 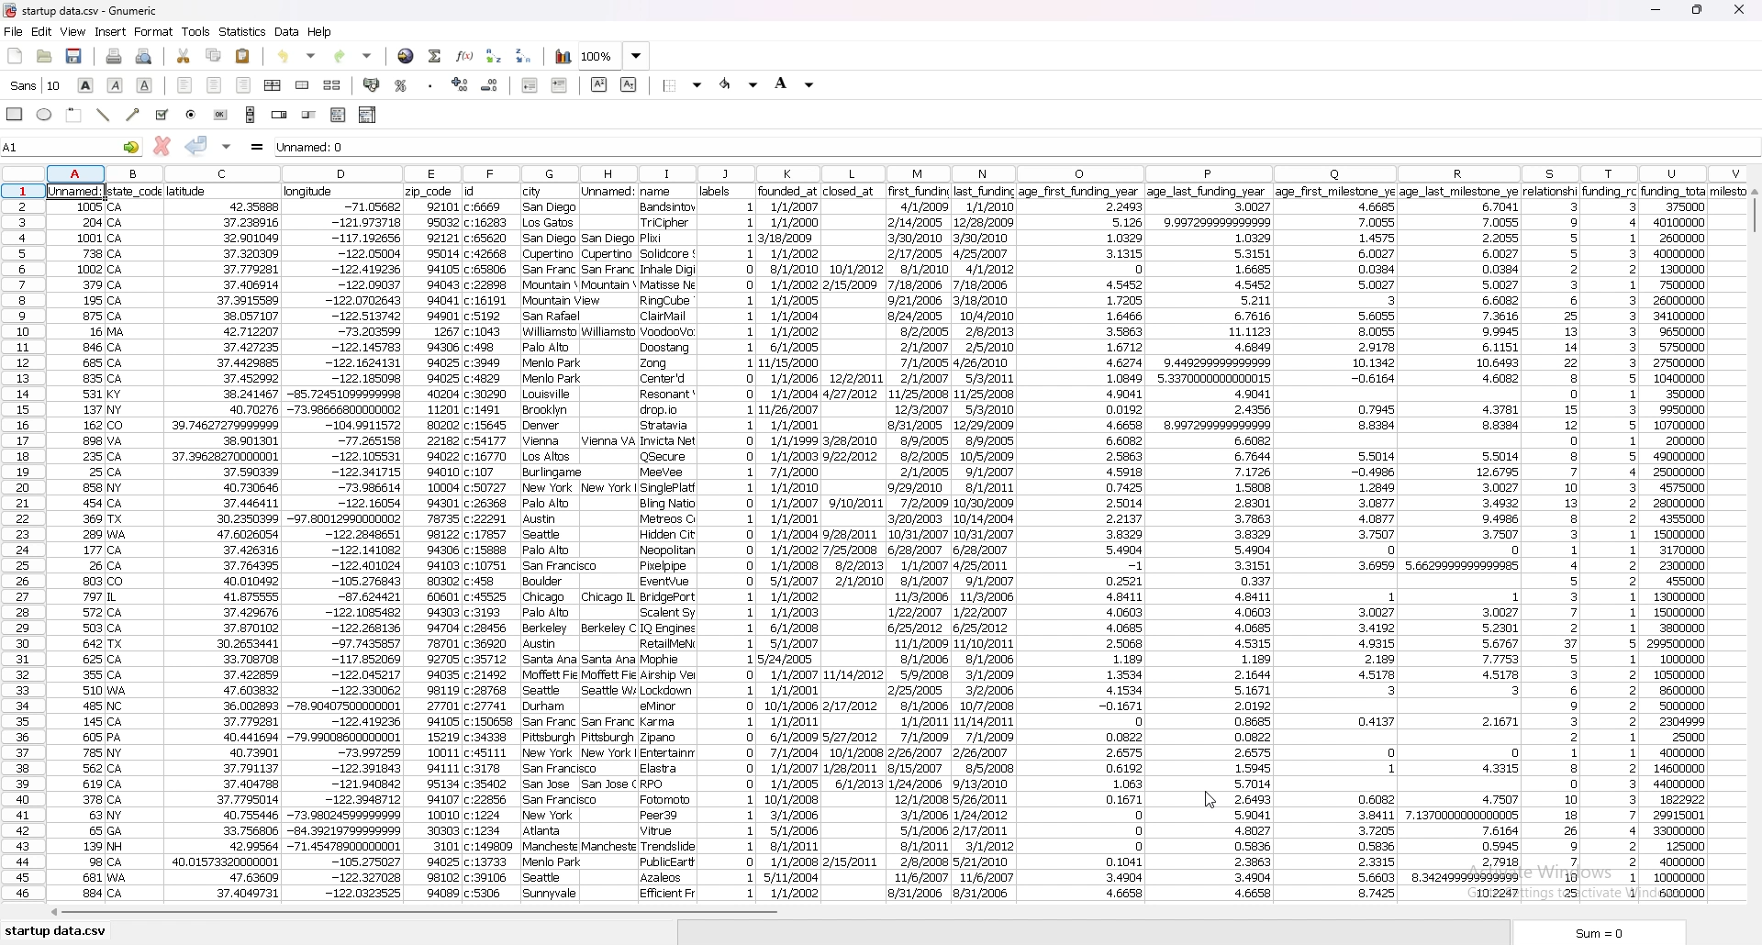 I want to click on minimize, so click(x=1656, y=10).